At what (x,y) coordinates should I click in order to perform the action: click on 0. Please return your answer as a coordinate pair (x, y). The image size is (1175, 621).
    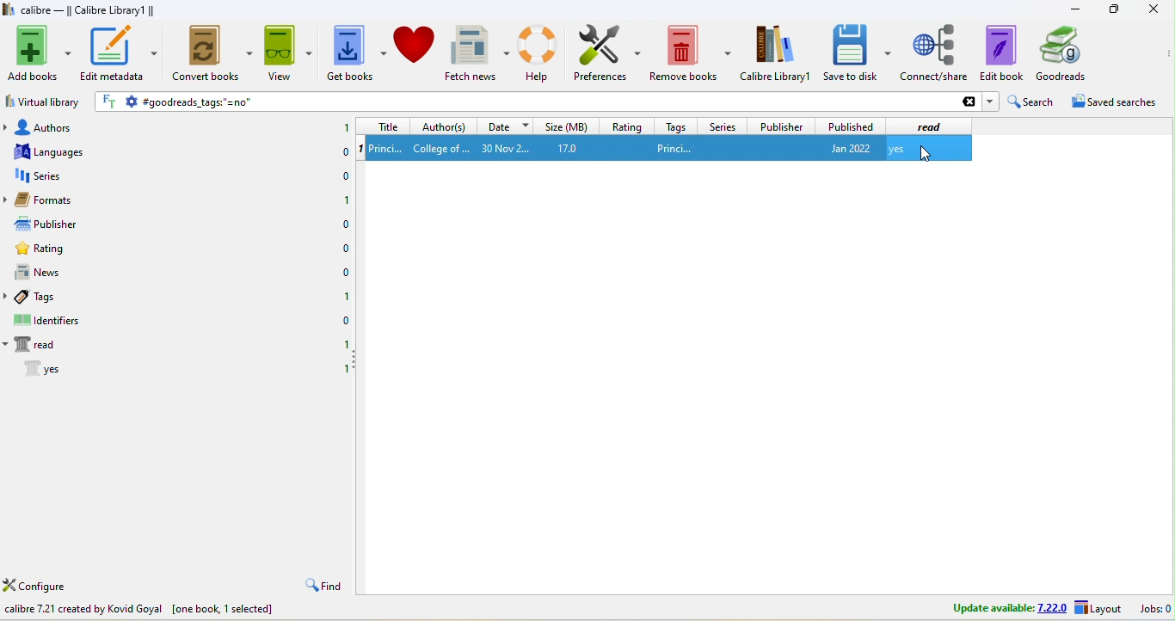
    Looking at the image, I should click on (345, 342).